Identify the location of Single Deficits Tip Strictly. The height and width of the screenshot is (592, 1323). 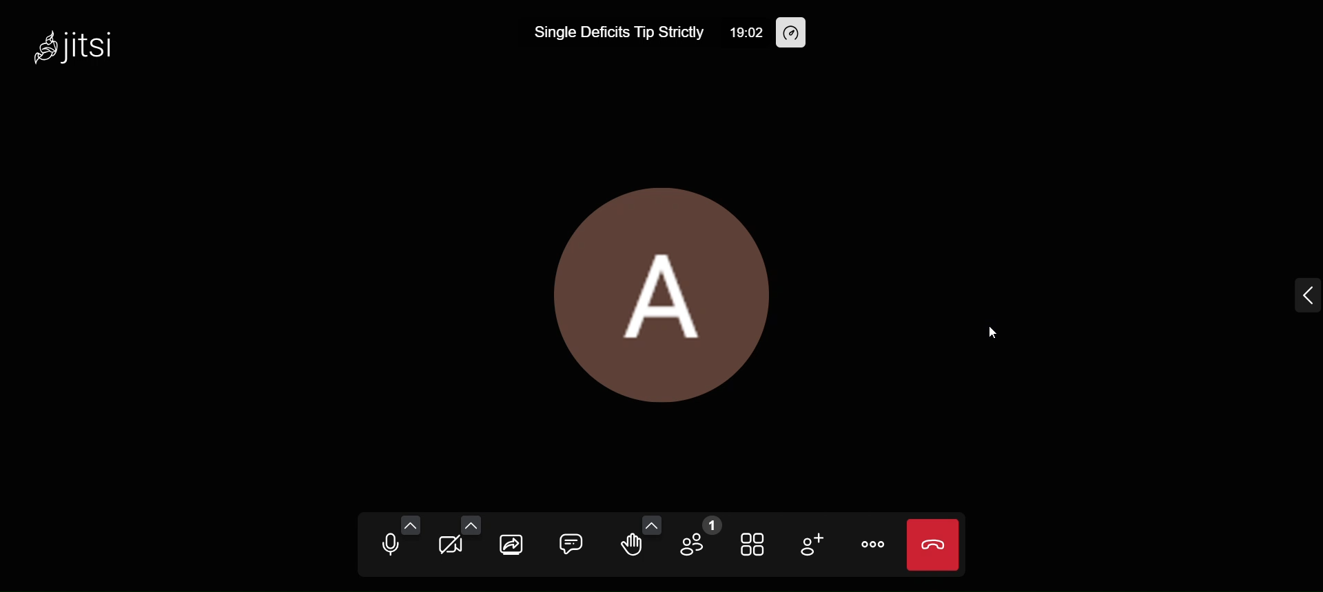
(607, 35).